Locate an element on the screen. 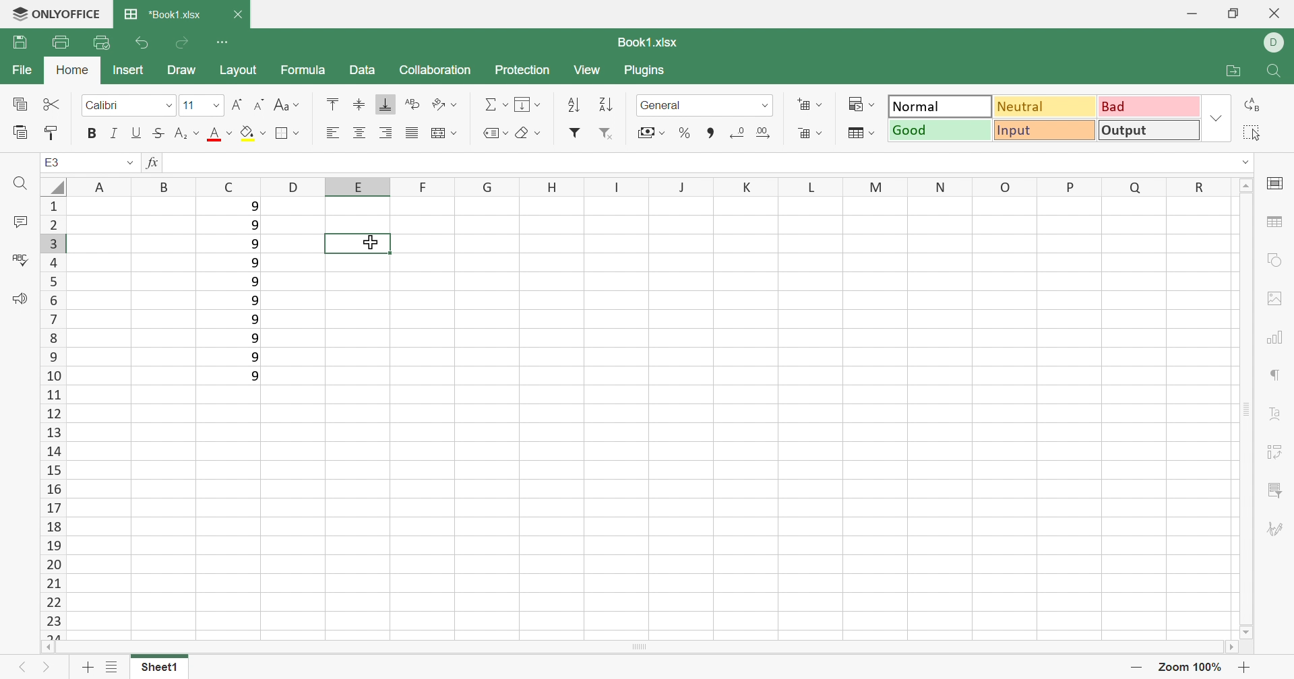  Align Top is located at coordinates (332, 103).